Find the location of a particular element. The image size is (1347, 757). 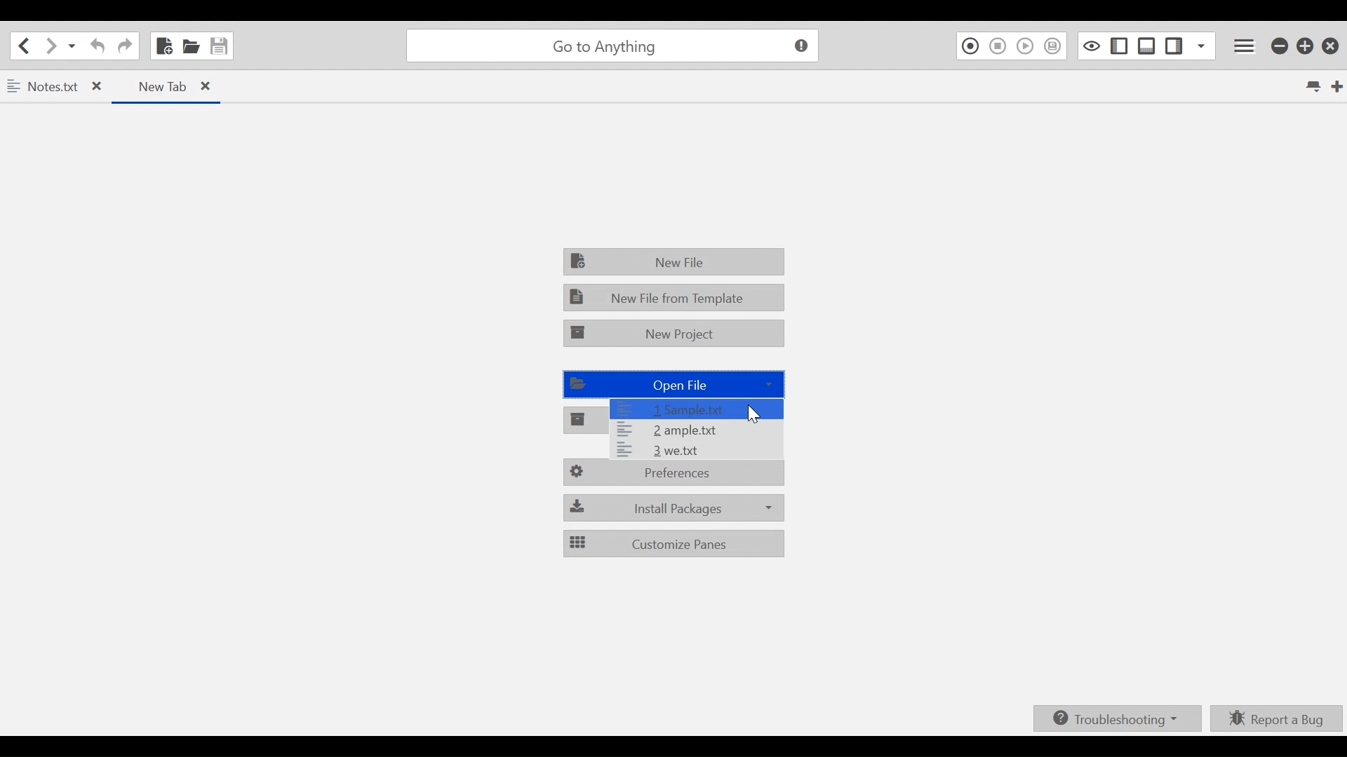

New Tab is located at coordinates (165, 86).